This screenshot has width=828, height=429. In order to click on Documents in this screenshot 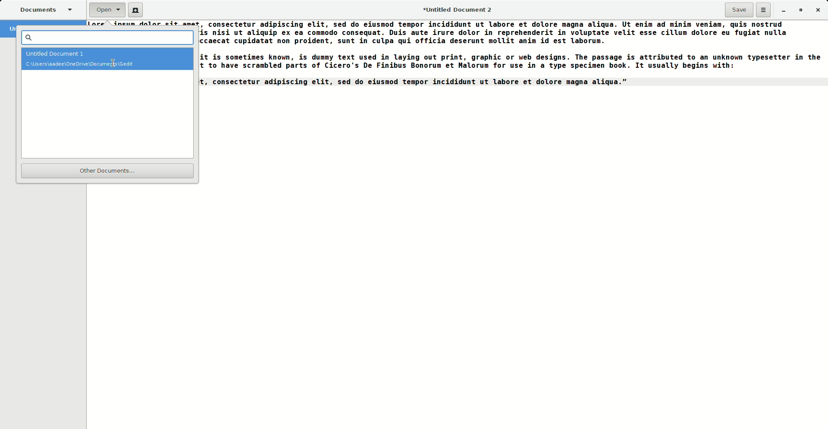, I will do `click(42, 8)`.